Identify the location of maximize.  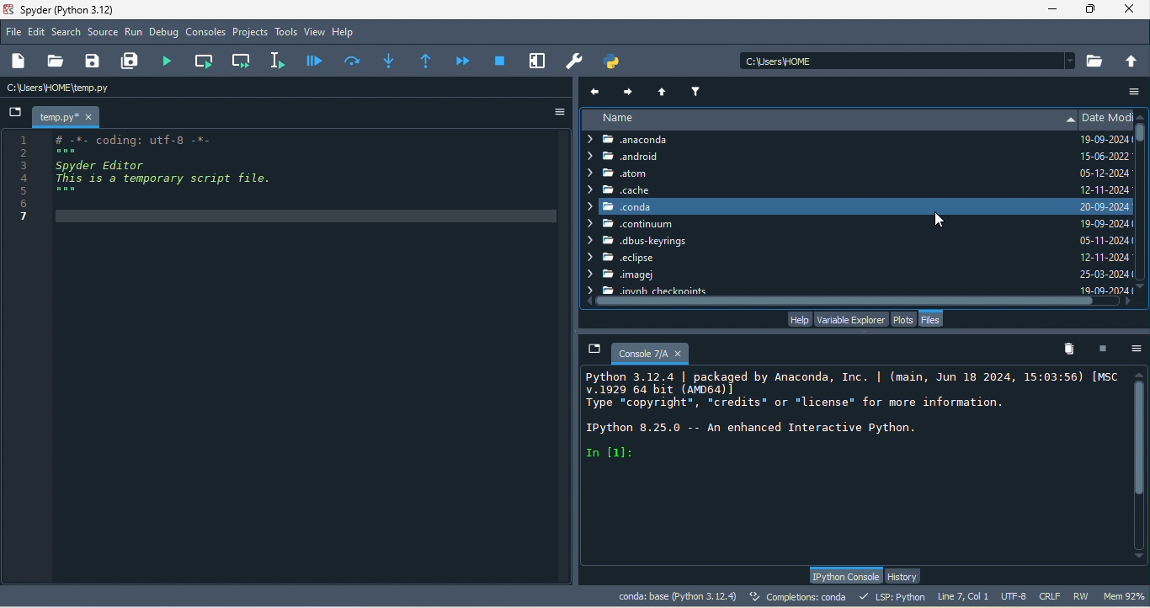
(1092, 9).